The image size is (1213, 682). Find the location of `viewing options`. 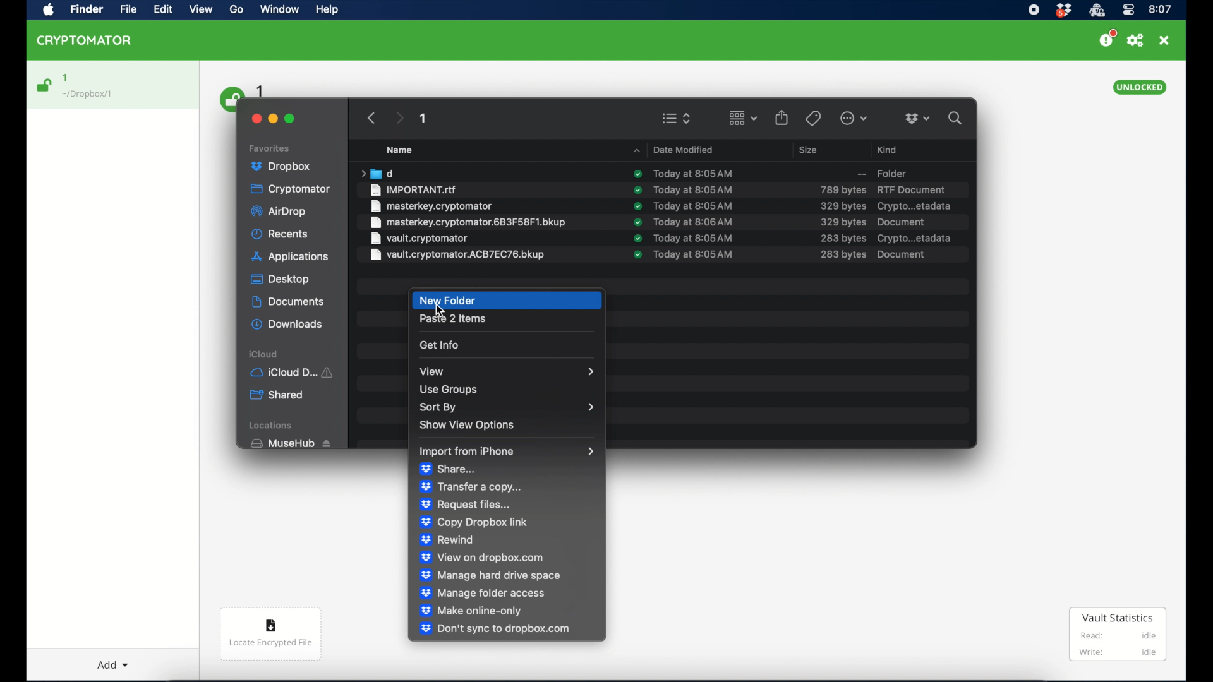

viewing options is located at coordinates (677, 118).